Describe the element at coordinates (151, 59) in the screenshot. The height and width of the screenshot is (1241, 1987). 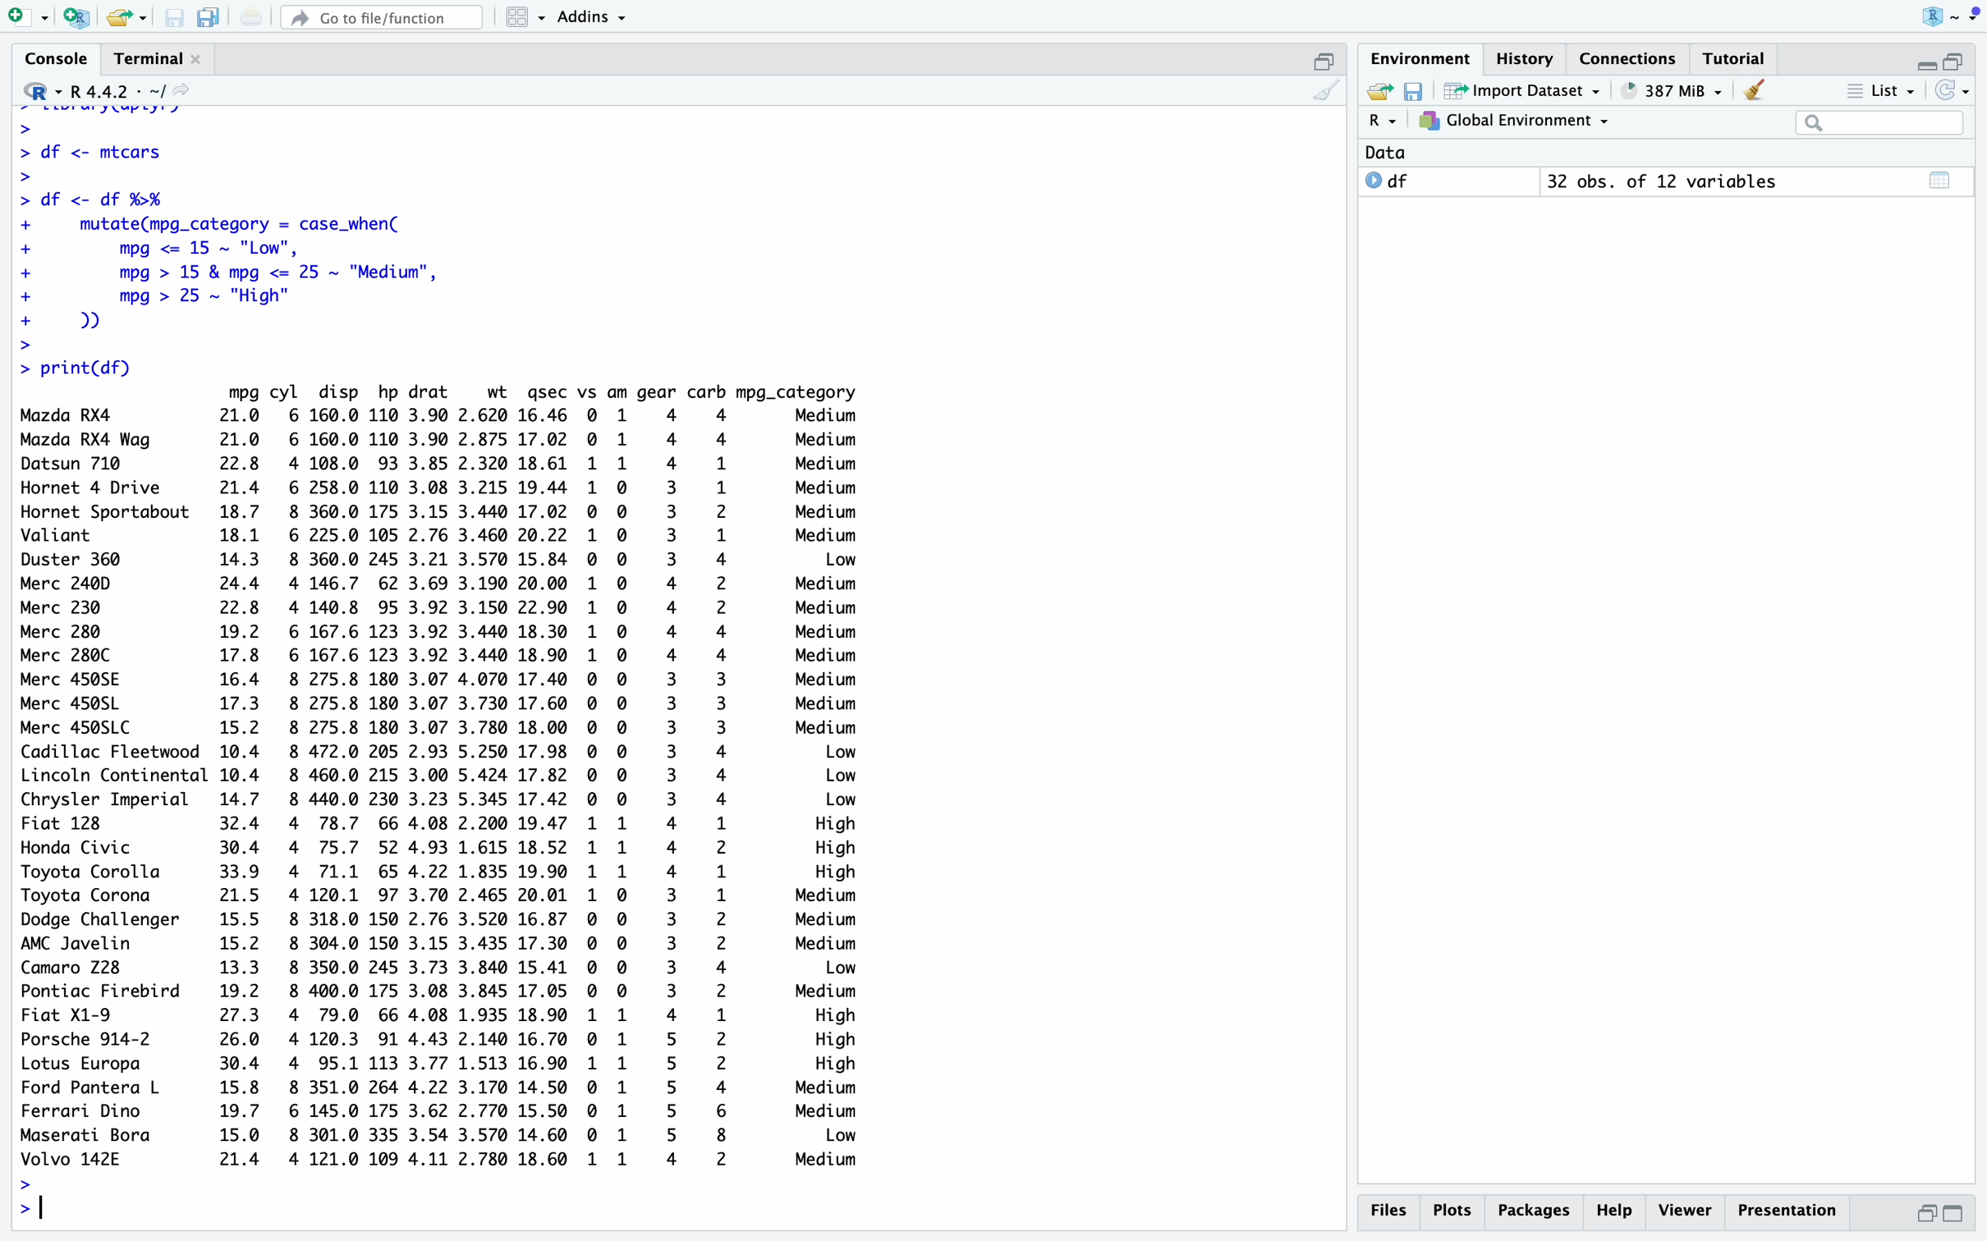
I see `terminal` at that location.